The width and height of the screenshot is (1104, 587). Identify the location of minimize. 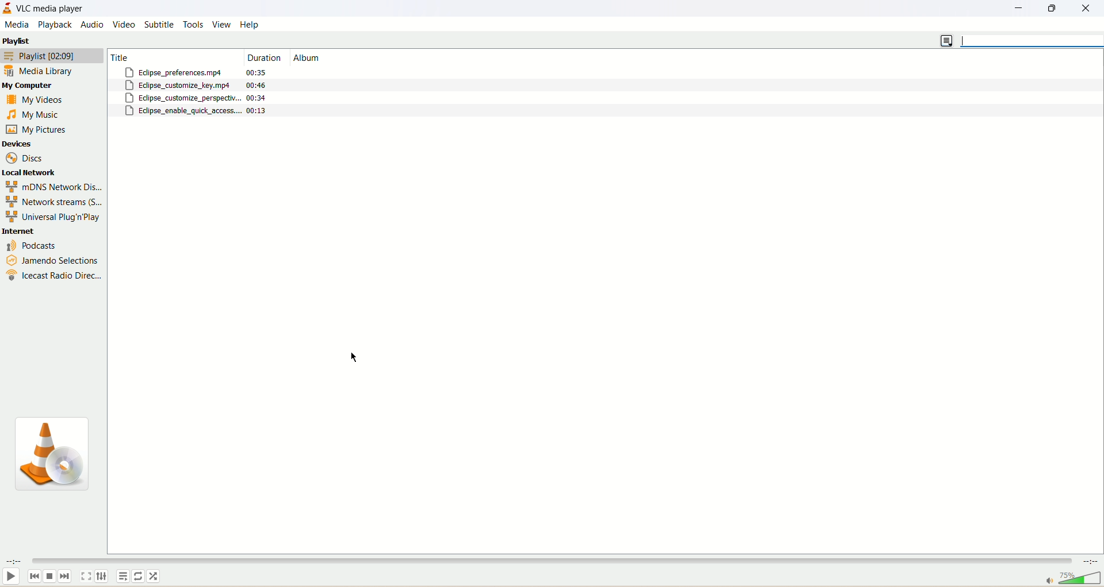
(1024, 8).